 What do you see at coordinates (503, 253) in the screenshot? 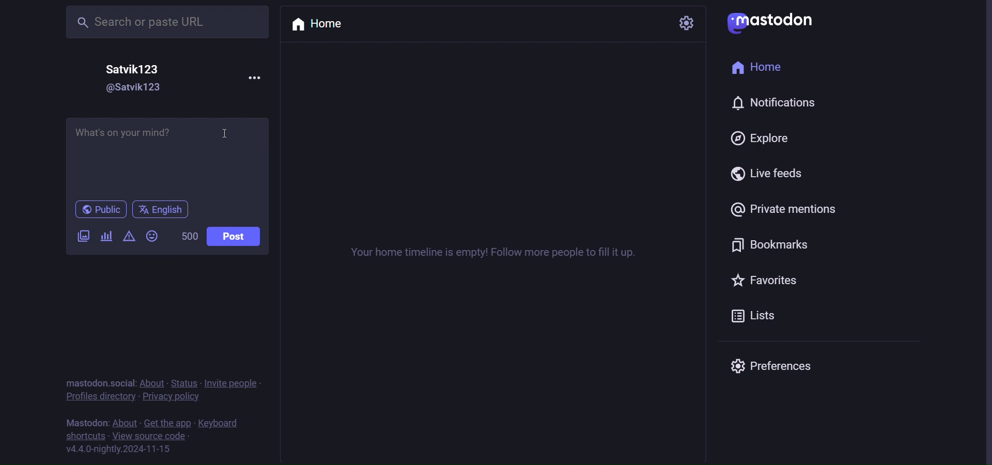
I see `instruction` at bounding box center [503, 253].